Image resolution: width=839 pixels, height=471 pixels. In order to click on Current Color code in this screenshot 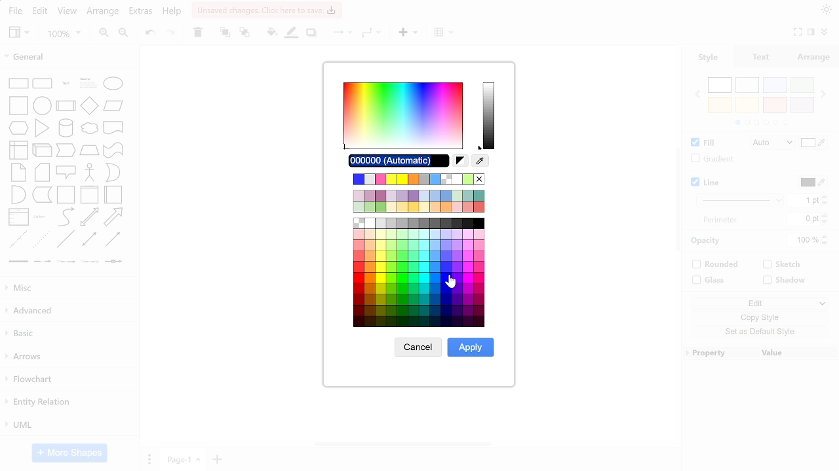, I will do `click(399, 161)`.